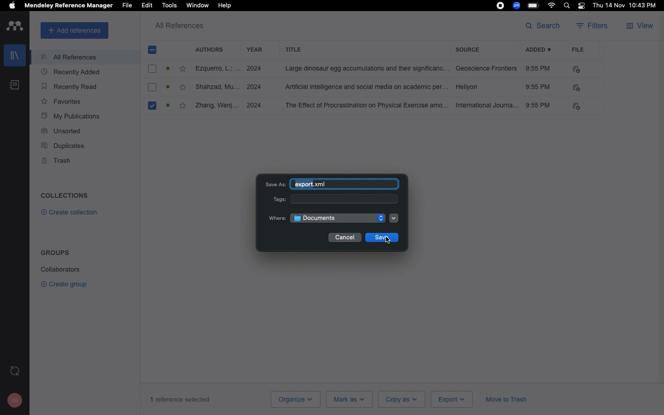 Image resolution: width=664 pixels, height=415 pixels. Describe the element at coordinates (384, 238) in the screenshot. I see `Save` at that location.